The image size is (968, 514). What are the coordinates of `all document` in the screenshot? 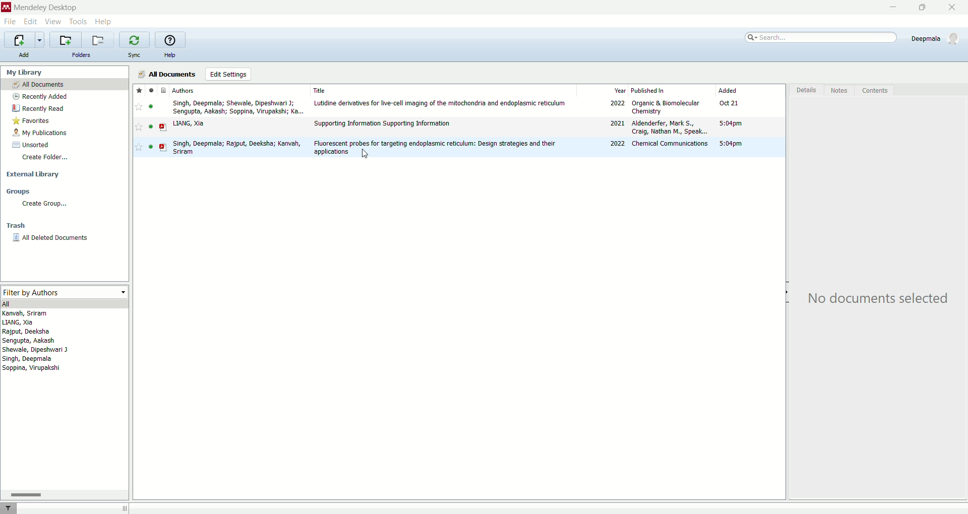 It's located at (65, 84).